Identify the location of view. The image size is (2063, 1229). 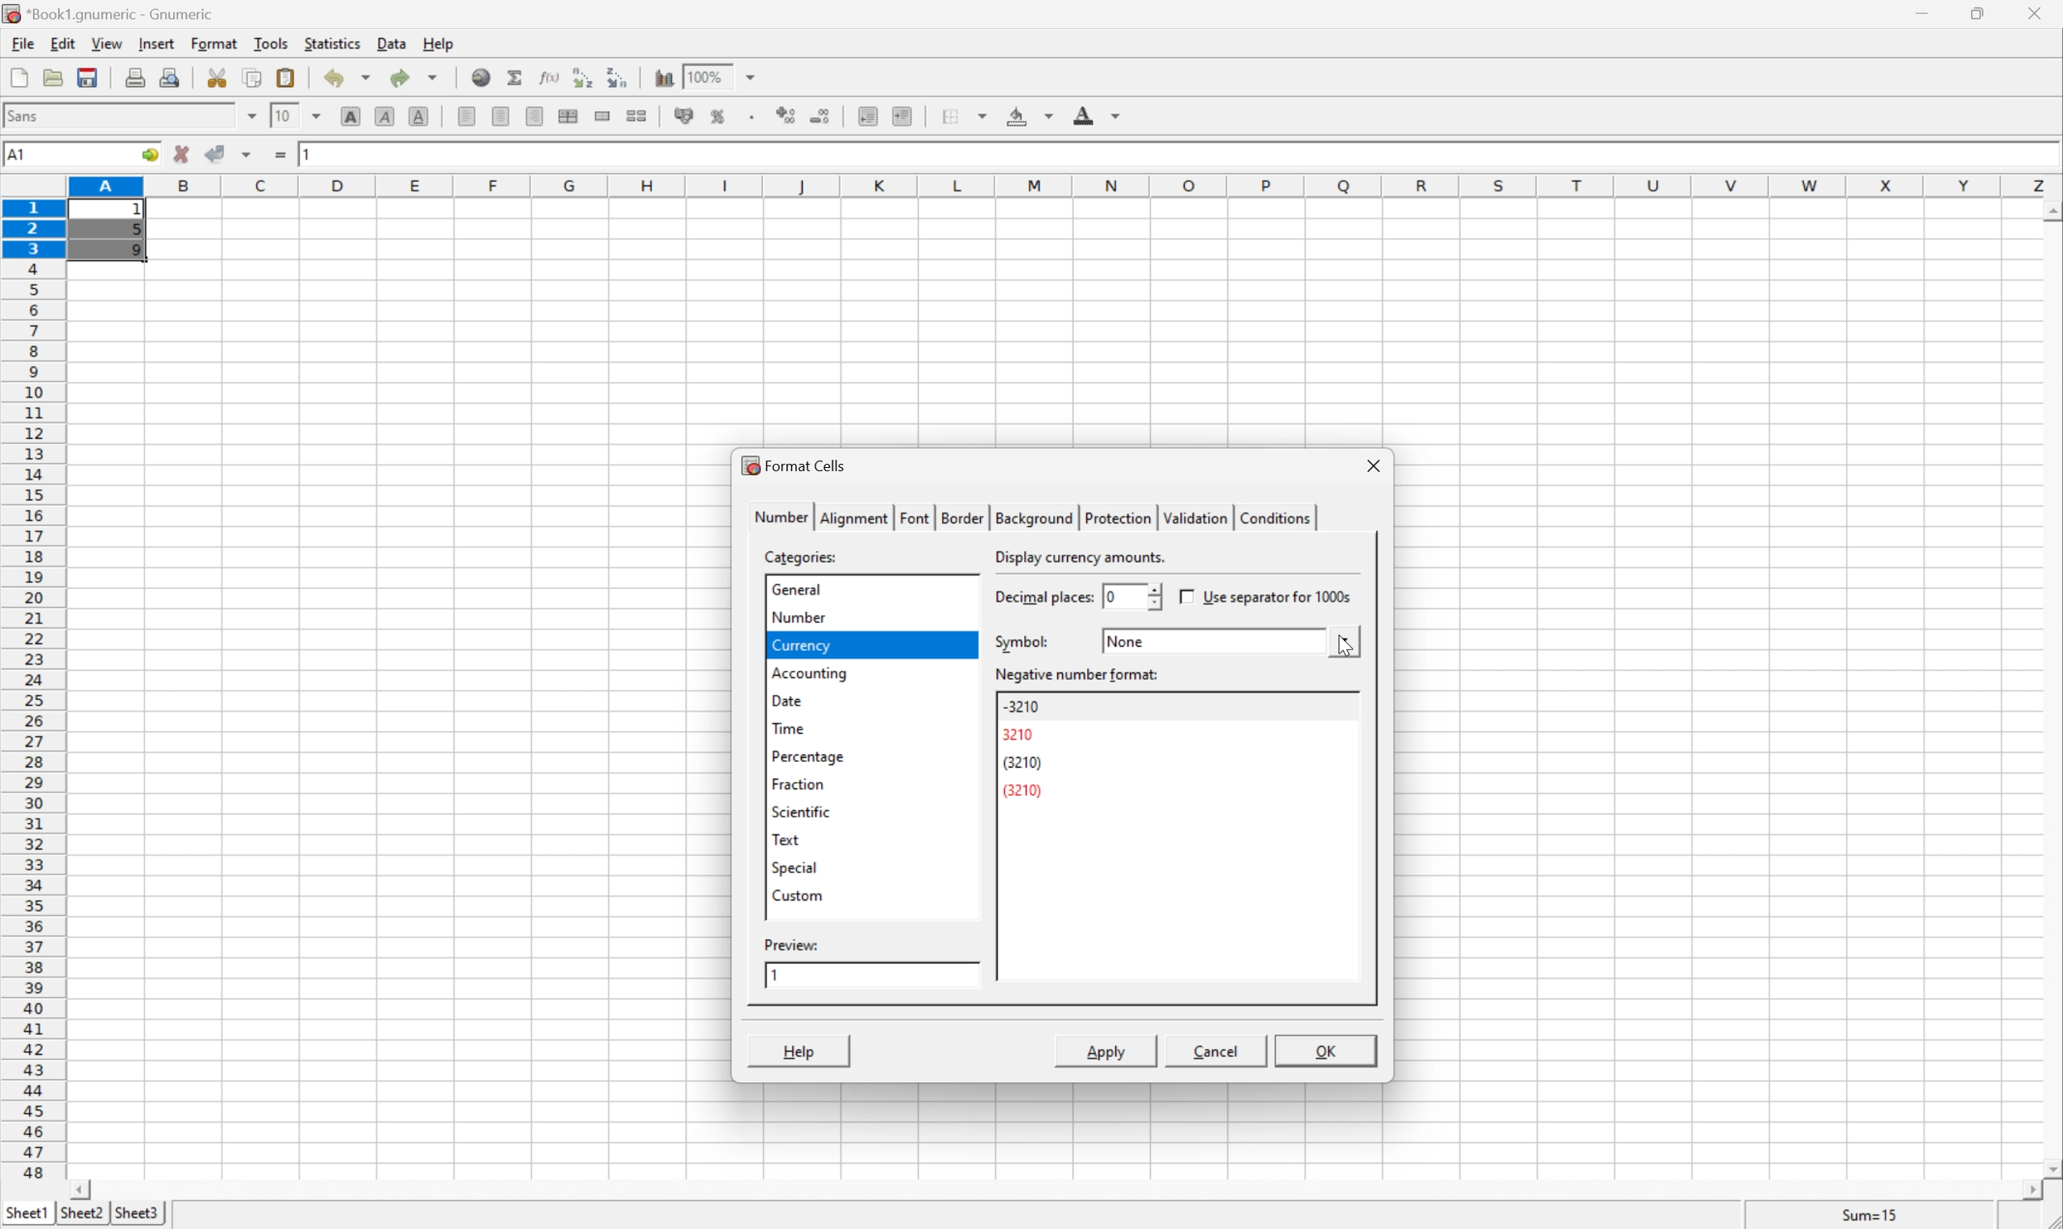
(109, 43).